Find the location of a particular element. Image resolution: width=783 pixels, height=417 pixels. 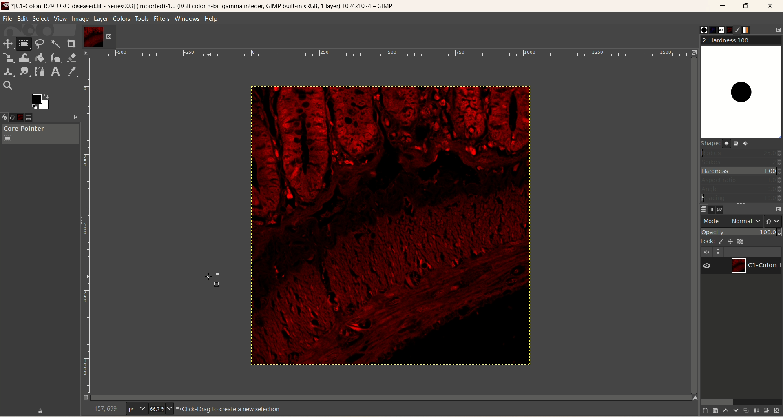

duplicate the layer is located at coordinates (745, 411).